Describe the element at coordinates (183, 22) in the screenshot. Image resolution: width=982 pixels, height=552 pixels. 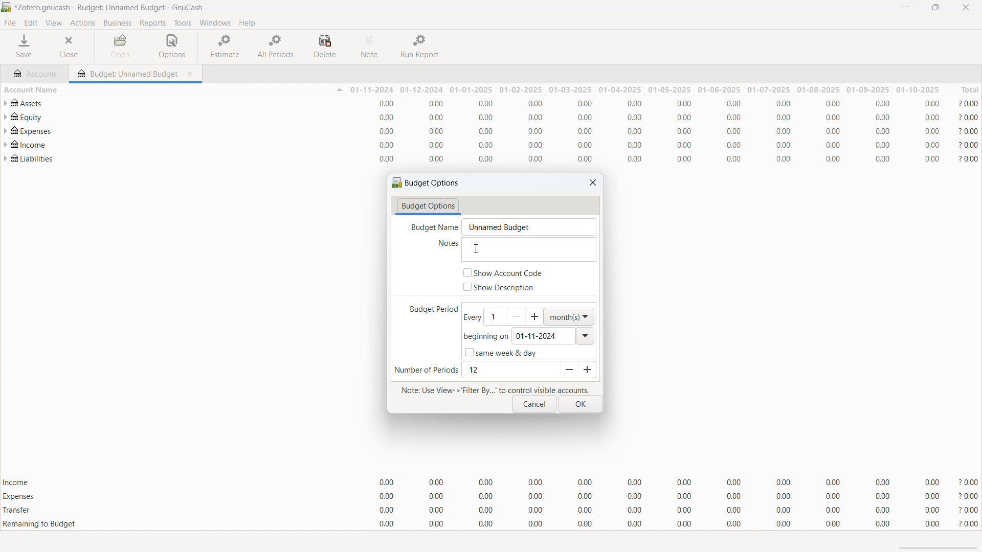
I see `tools` at that location.